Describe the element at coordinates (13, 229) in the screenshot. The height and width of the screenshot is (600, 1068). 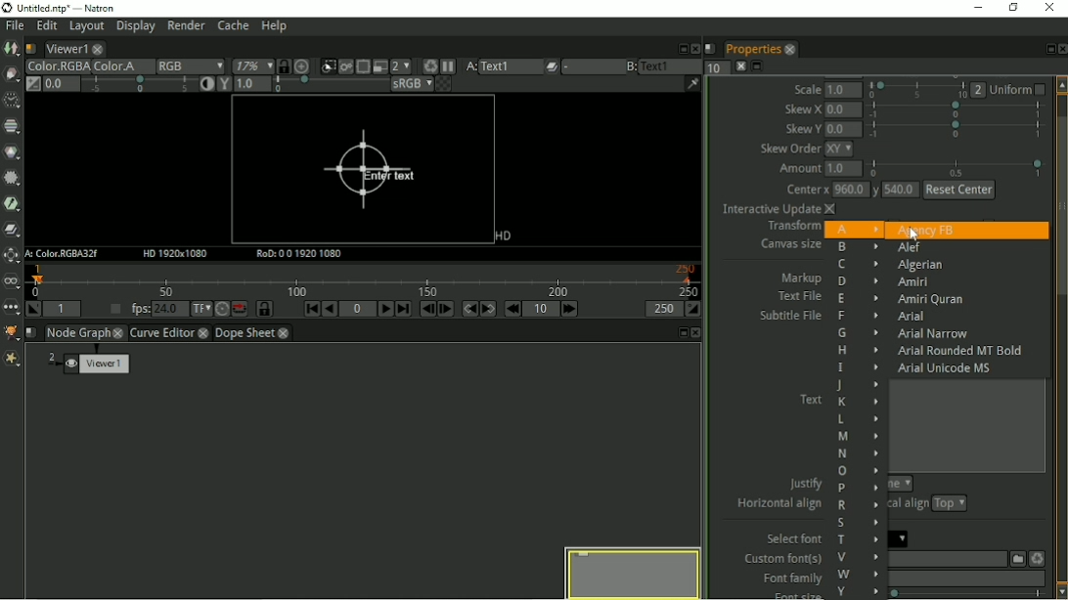
I see `Merge` at that location.